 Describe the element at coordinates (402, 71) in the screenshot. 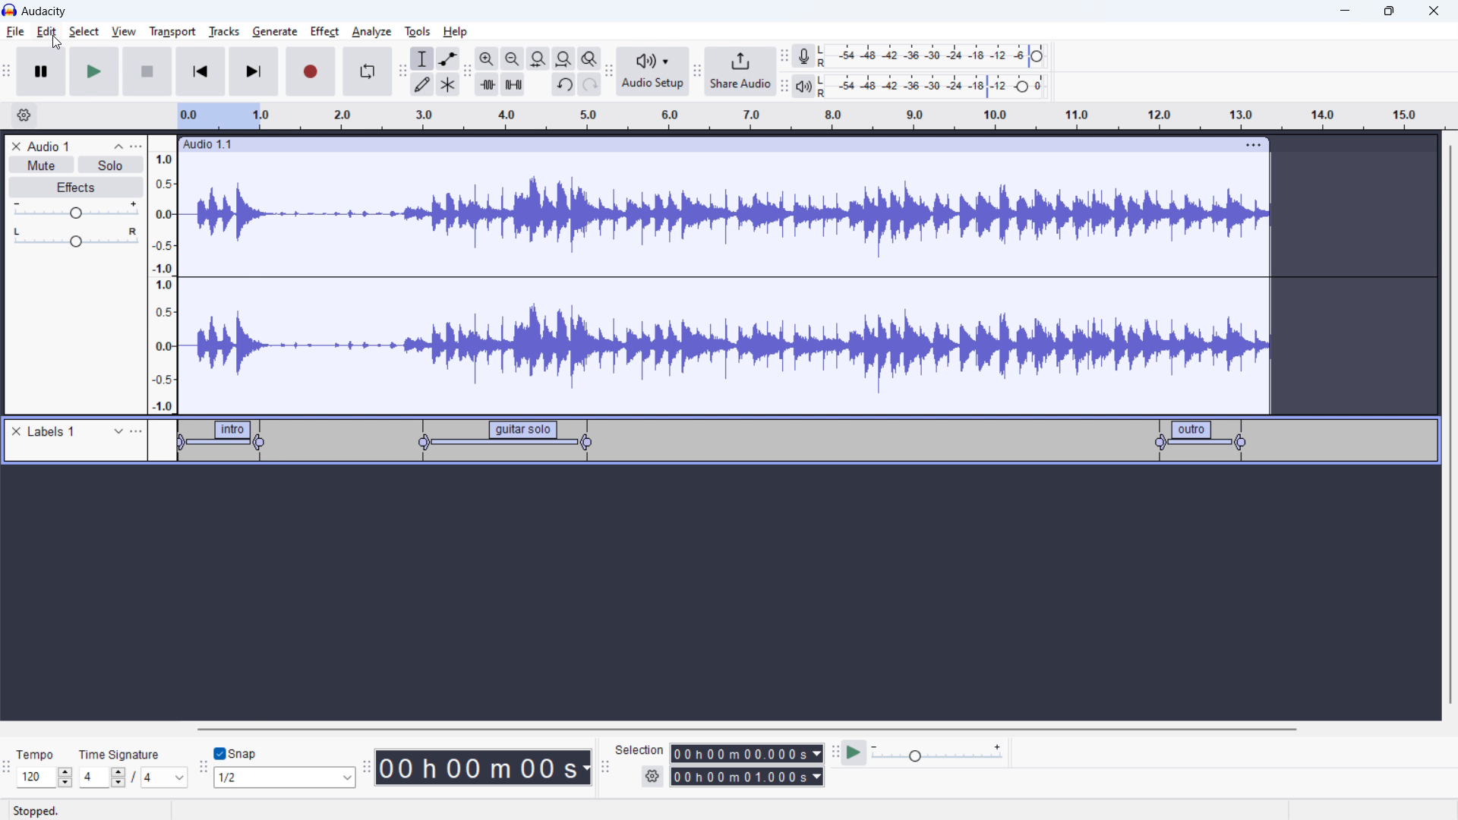

I see `tools toolbar` at that location.